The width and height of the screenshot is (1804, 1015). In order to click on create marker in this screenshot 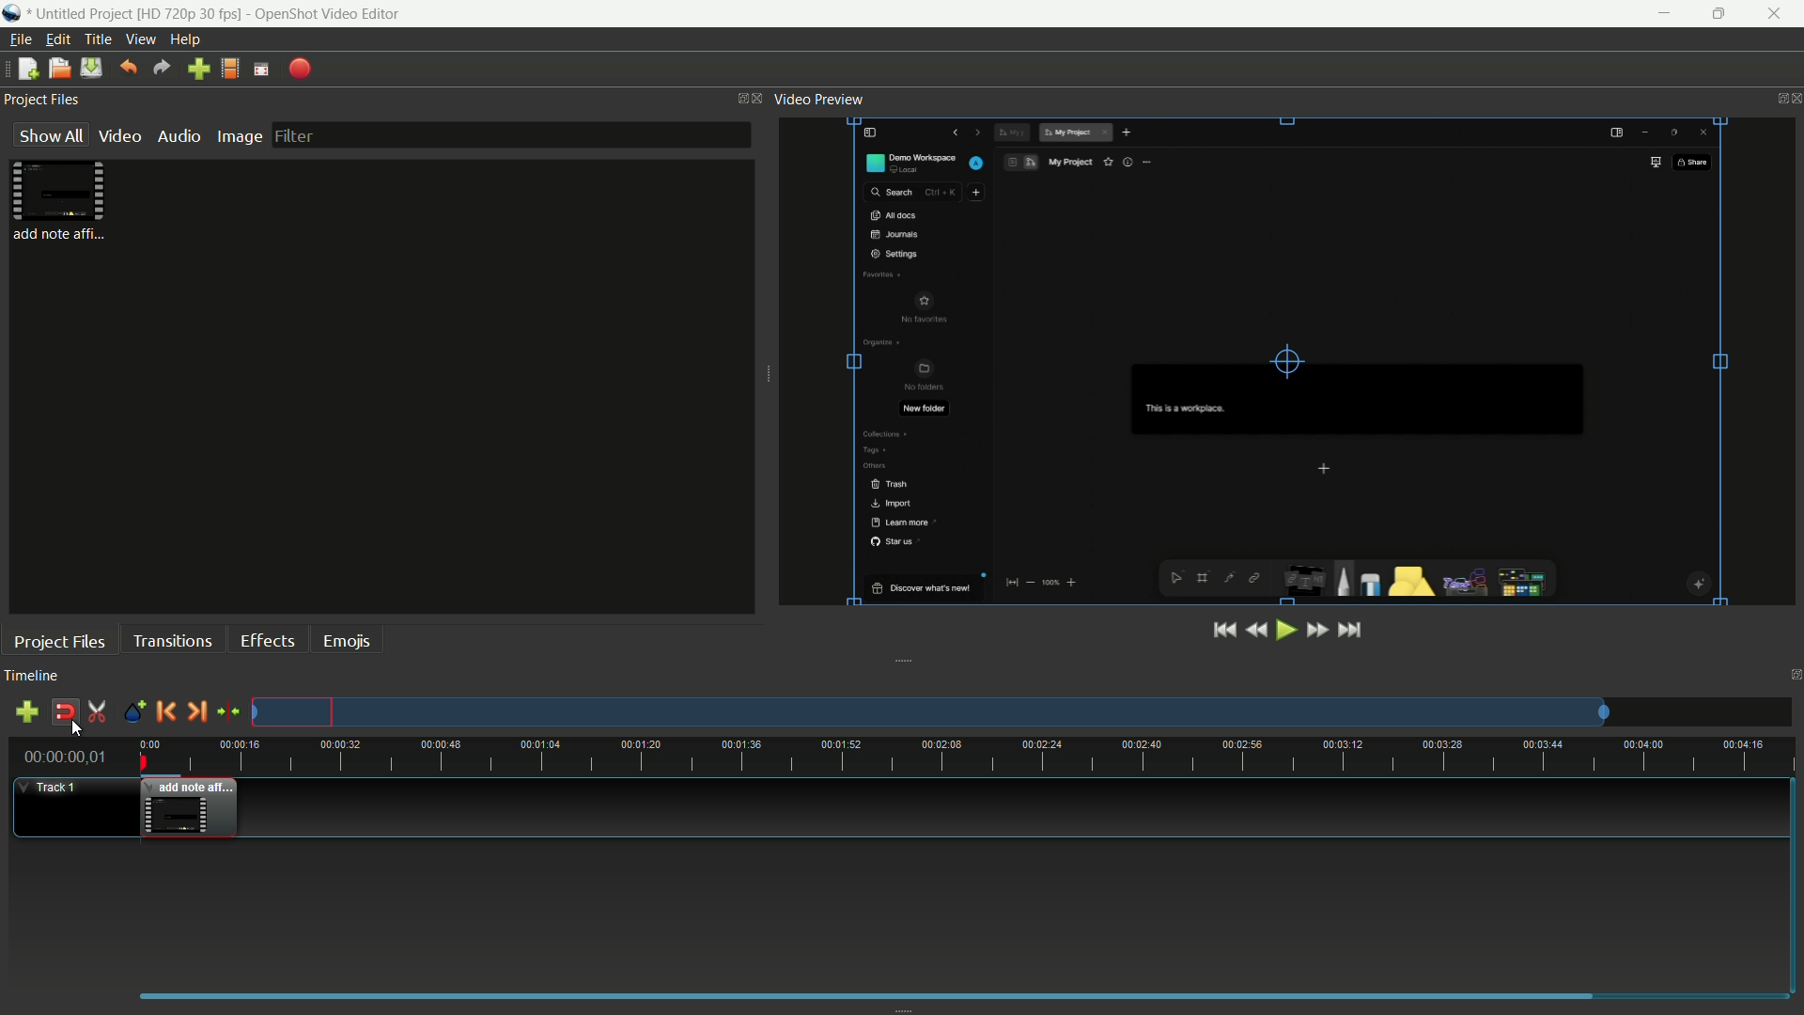, I will do `click(132, 712)`.